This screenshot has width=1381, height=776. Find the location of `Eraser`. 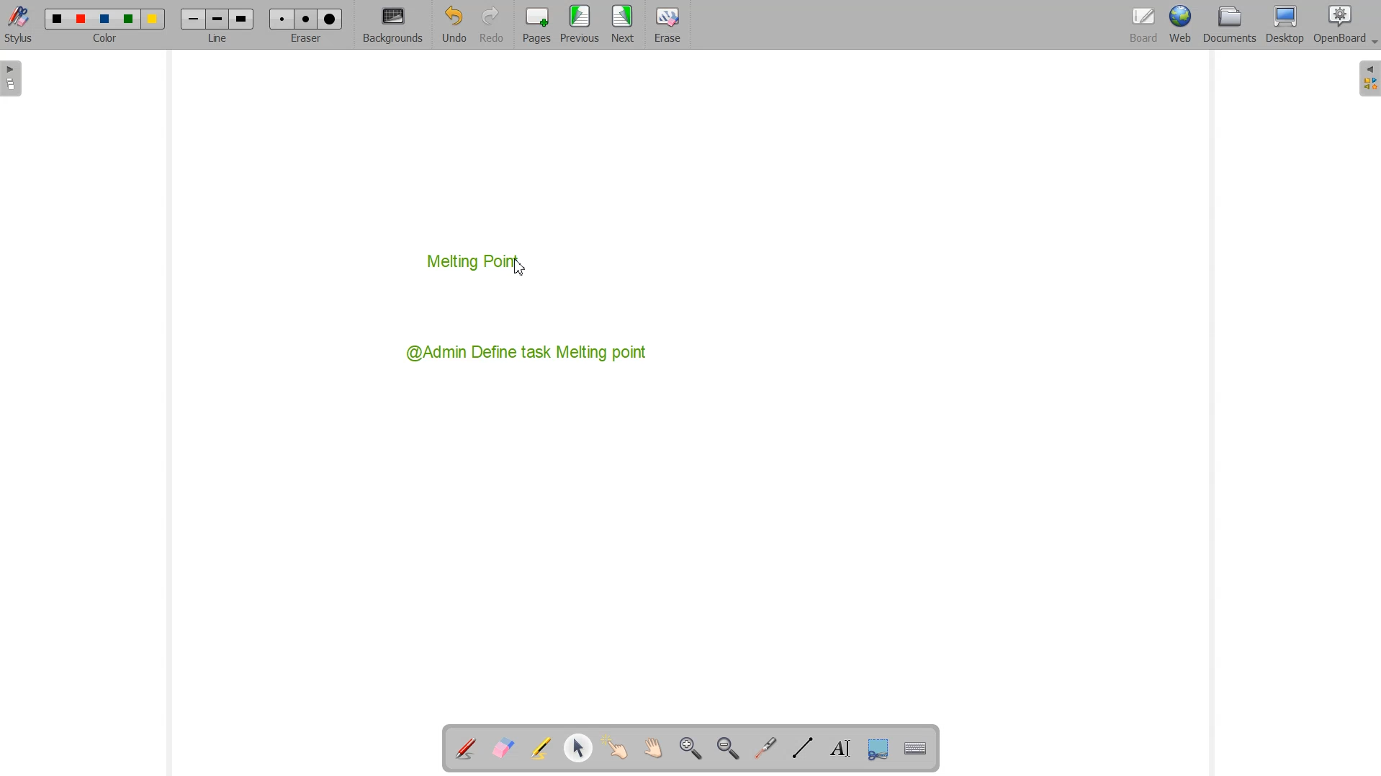

Eraser is located at coordinates (665, 25).